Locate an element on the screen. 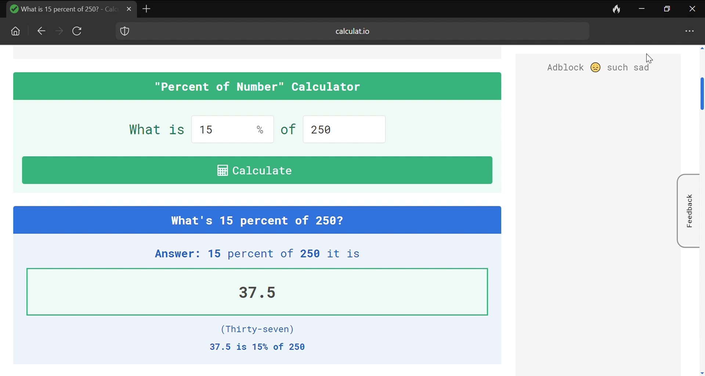 This screenshot has height=376, width=705. 37.5 is 15% of 250 is located at coordinates (246, 348).